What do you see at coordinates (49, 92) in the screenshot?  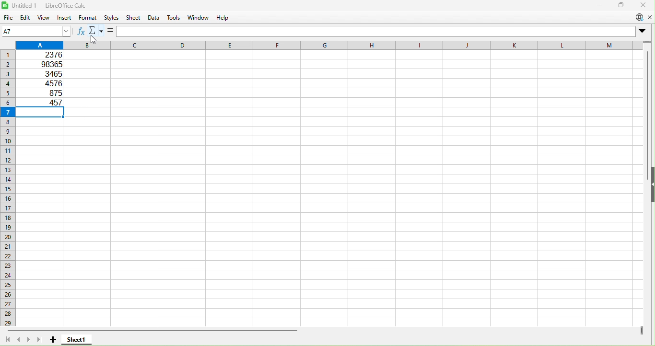 I see `875` at bounding box center [49, 92].